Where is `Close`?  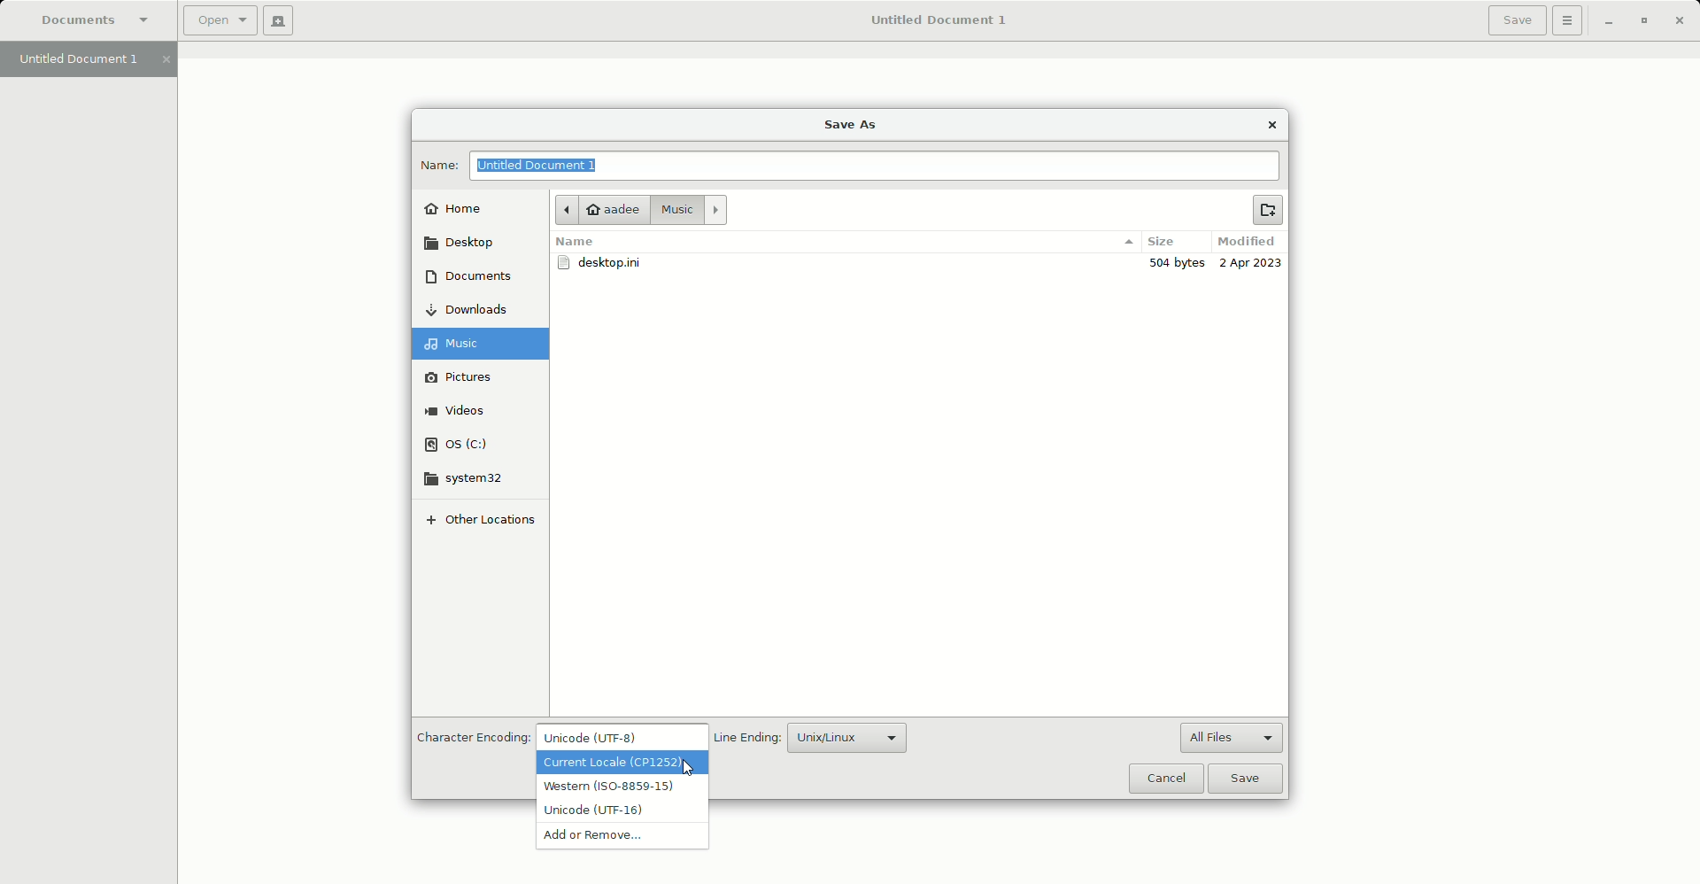
Close is located at coordinates (1273, 123).